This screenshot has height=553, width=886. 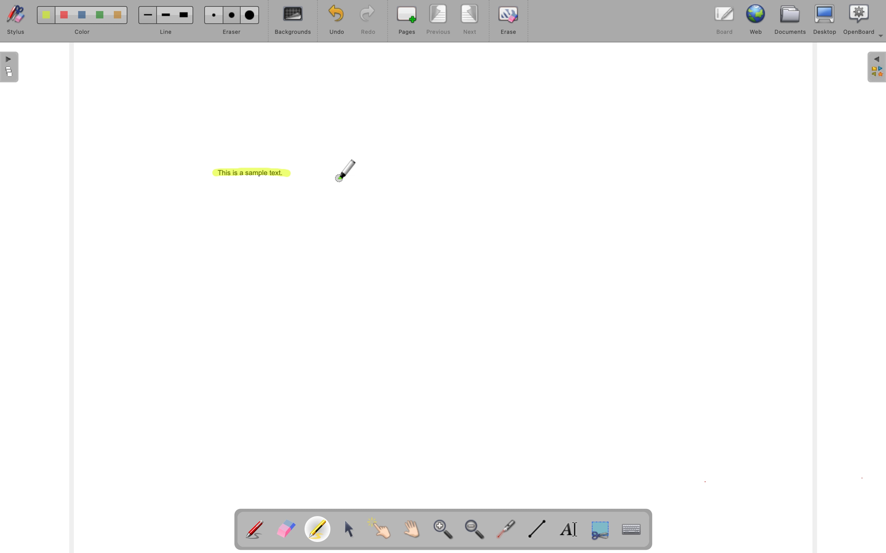 I want to click on erase, so click(x=509, y=21).